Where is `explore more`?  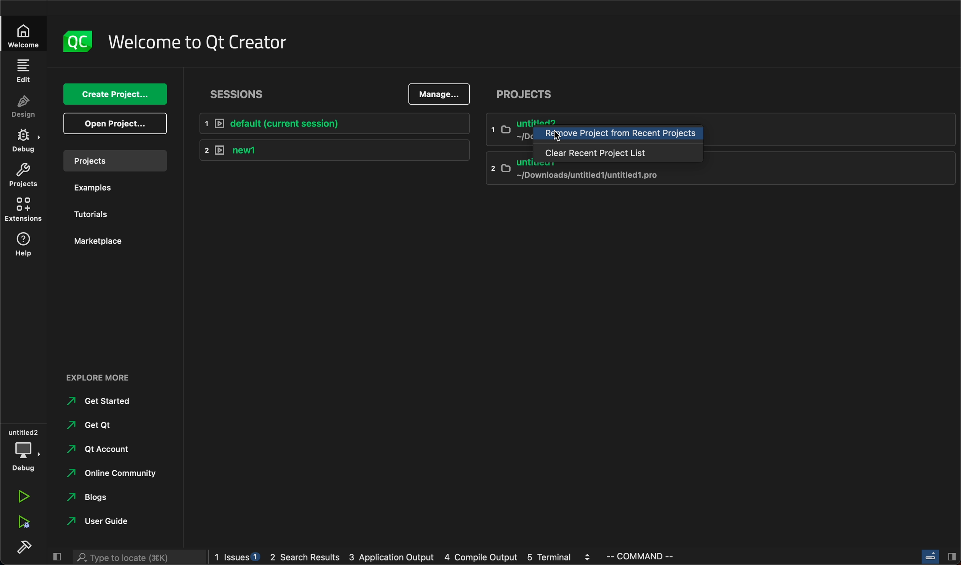
explore more is located at coordinates (100, 380).